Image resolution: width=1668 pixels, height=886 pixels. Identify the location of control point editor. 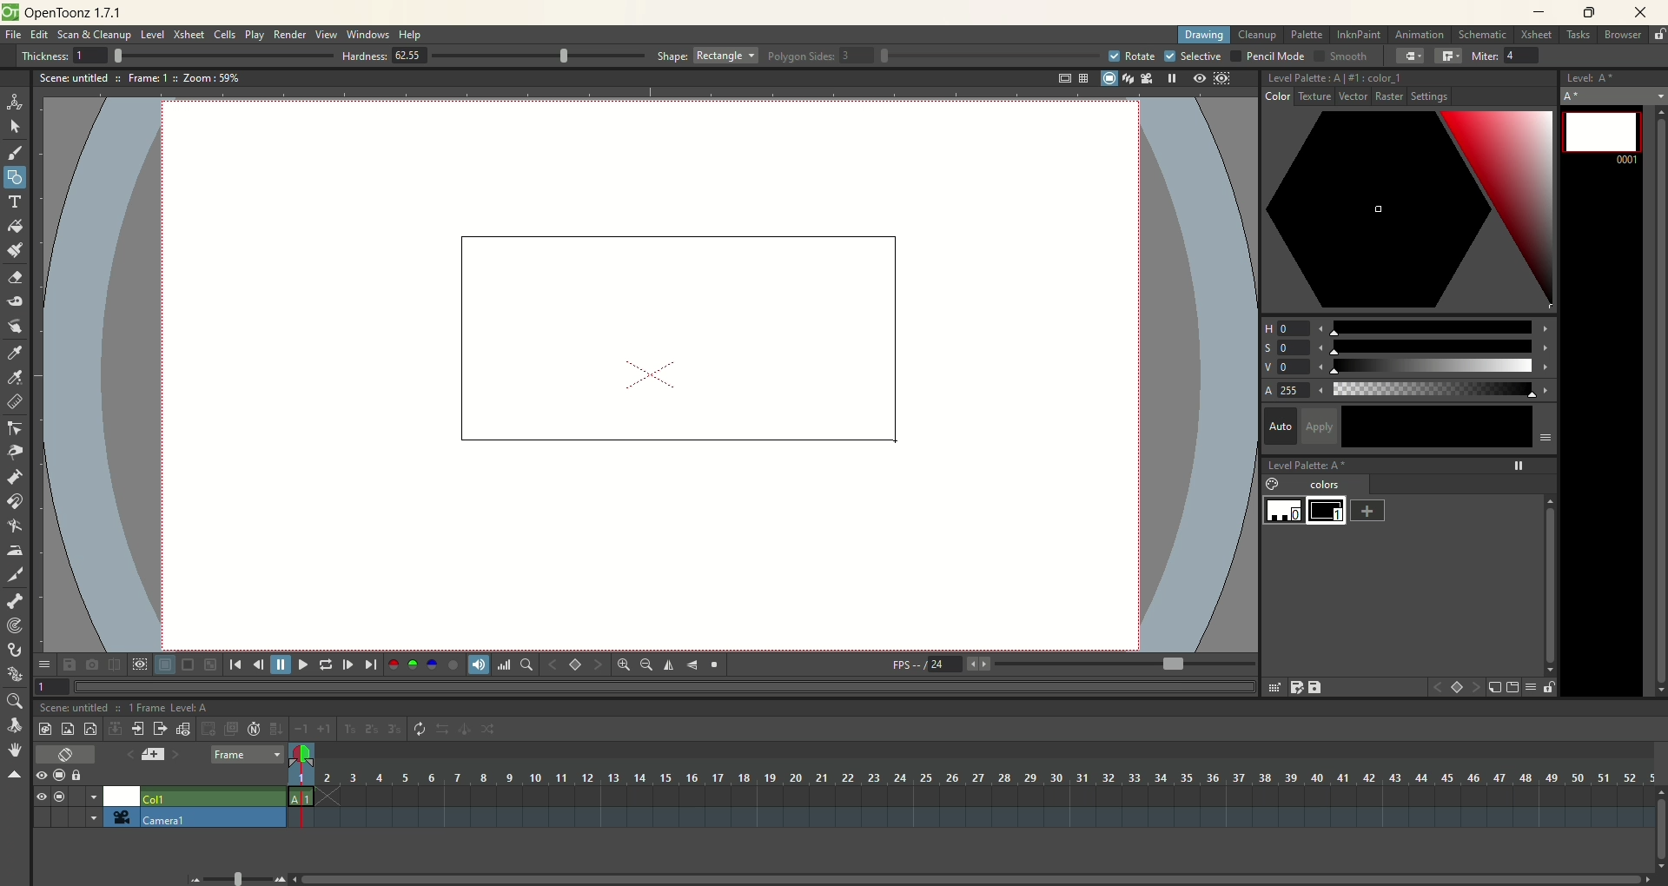
(16, 430).